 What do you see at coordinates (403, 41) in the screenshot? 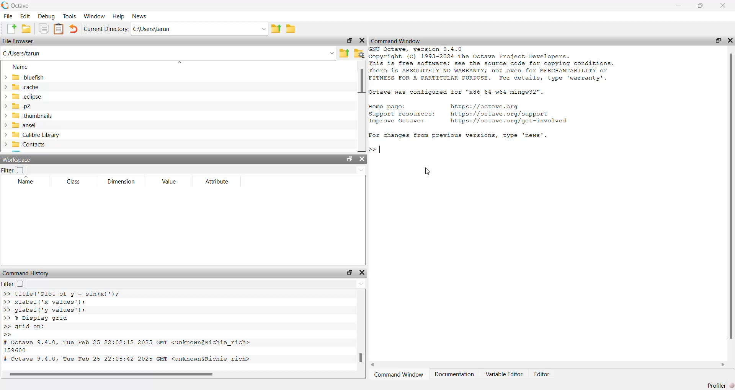
I see `Command Window` at bounding box center [403, 41].